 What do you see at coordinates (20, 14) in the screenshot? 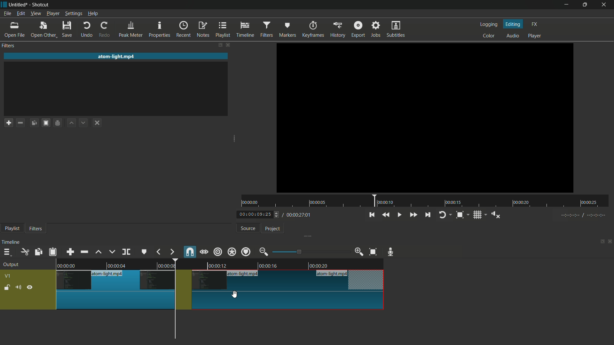
I see `edit menu` at bounding box center [20, 14].